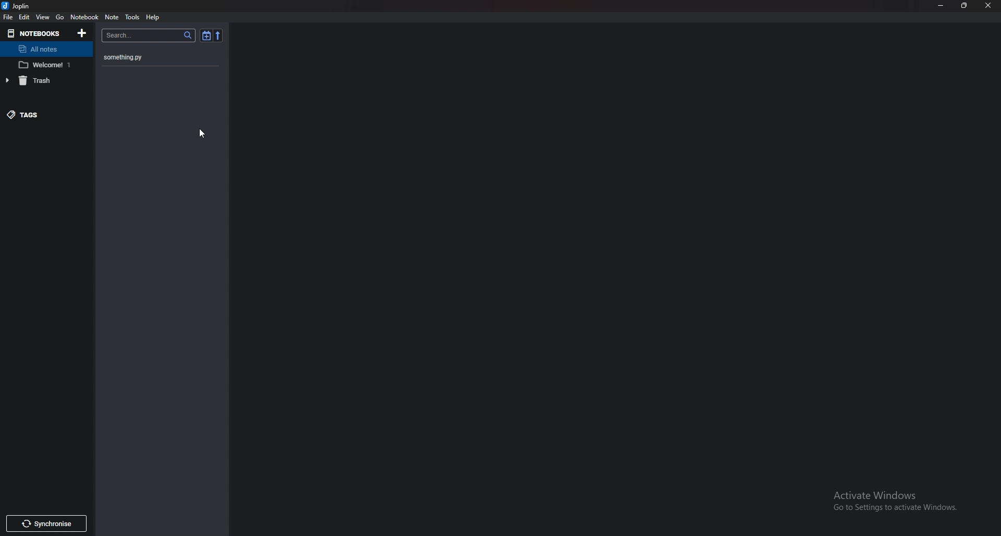 The height and width of the screenshot is (536, 1001). What do you see at coordinates (84, 17) in the screenshot?
I see `Notebook` at bounding box center [84, 17].